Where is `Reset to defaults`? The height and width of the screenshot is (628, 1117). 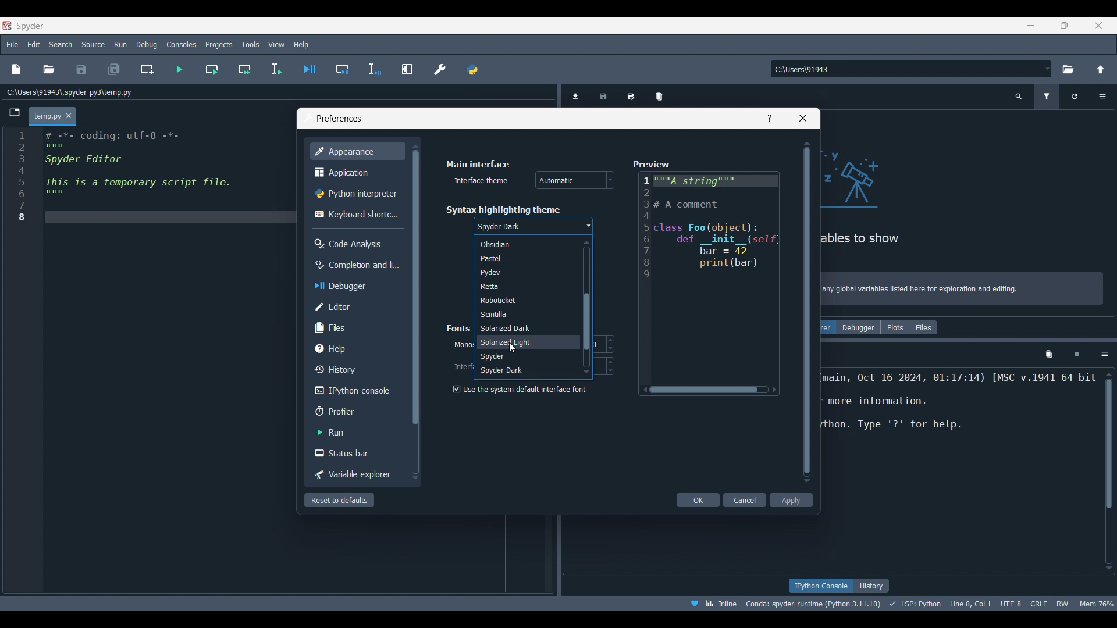 Reset to defaults is located at coordinates (339, 500).